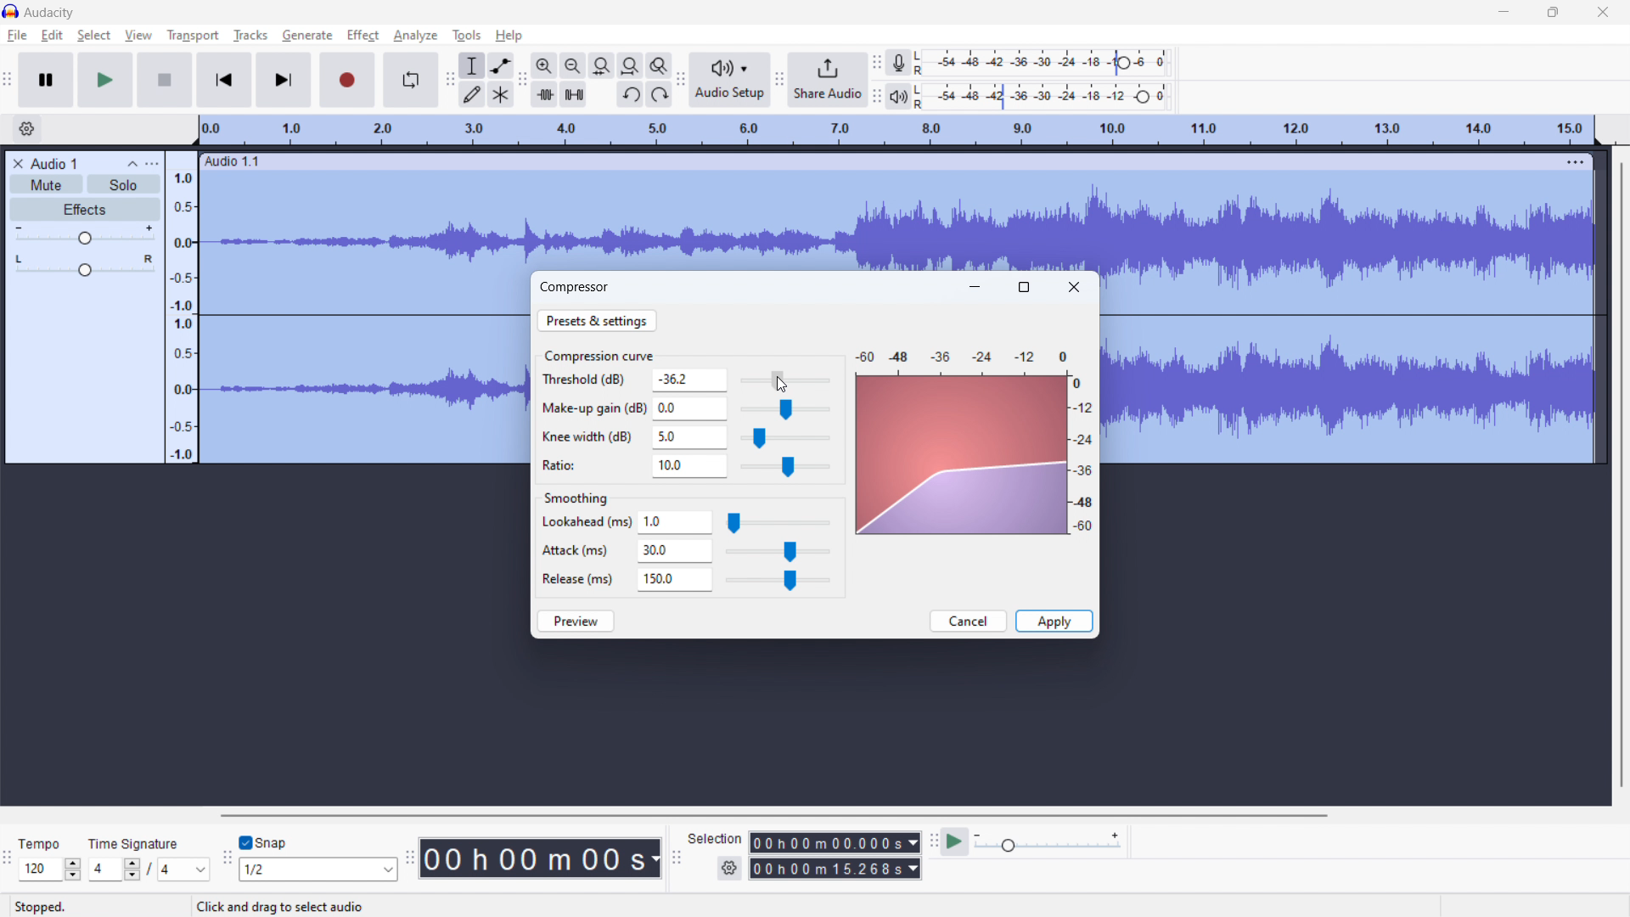 The height and width of the screenshot is (917, 1630). Describe the element at coordinates (584, 495) in the screenshot. I see ` Soothing` at that location.